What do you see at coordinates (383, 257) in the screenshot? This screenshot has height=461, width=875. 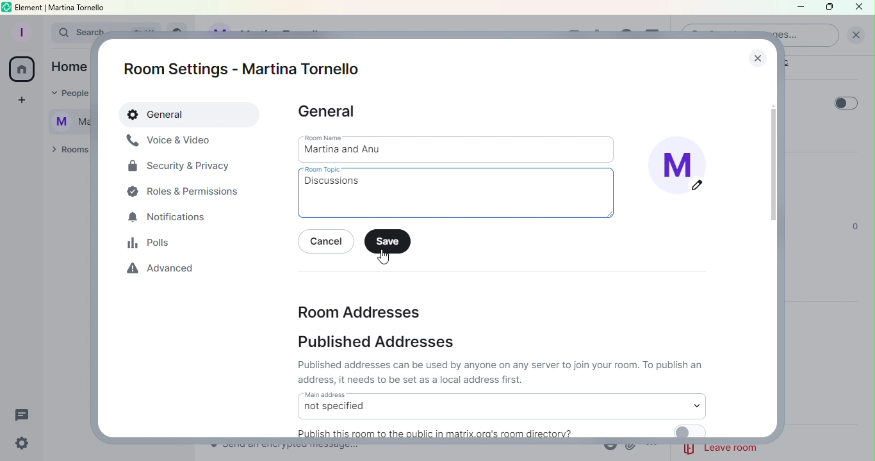 I see `cursor` at bounding box center [383, 257].